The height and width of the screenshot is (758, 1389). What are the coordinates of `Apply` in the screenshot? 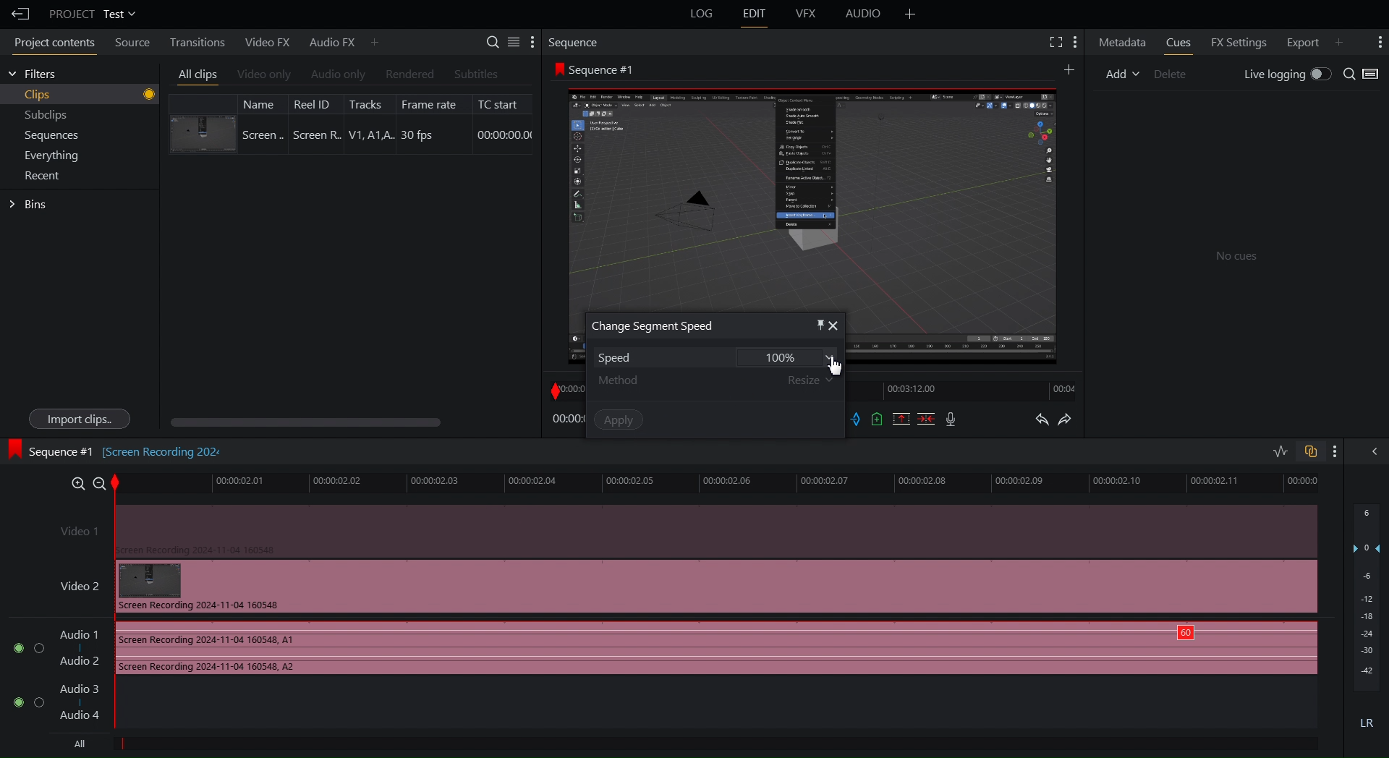 It's located at (619, 419).